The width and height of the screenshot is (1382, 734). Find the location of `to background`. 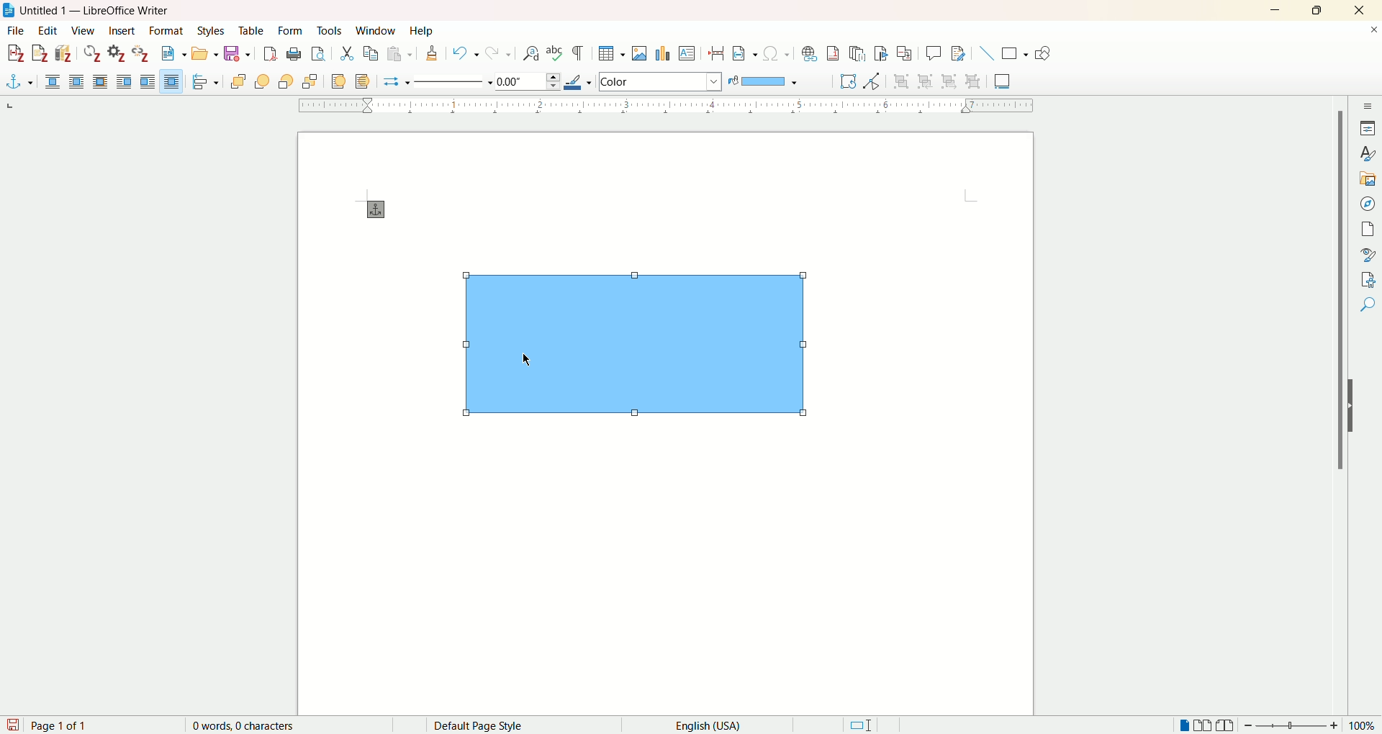

to background is located at coordinates (364, 82).